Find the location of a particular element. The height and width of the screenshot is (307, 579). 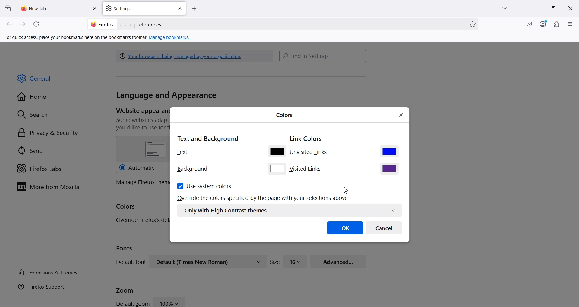

@ Firefox Support is located at coordinates (41, 286).